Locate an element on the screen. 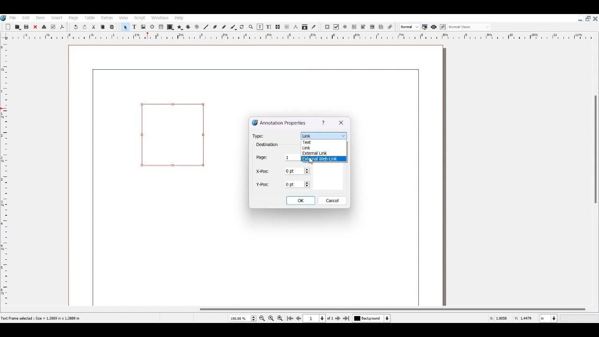 The width and height of the screenshot is (599, 337). OK is located at coordinates (300, 200).